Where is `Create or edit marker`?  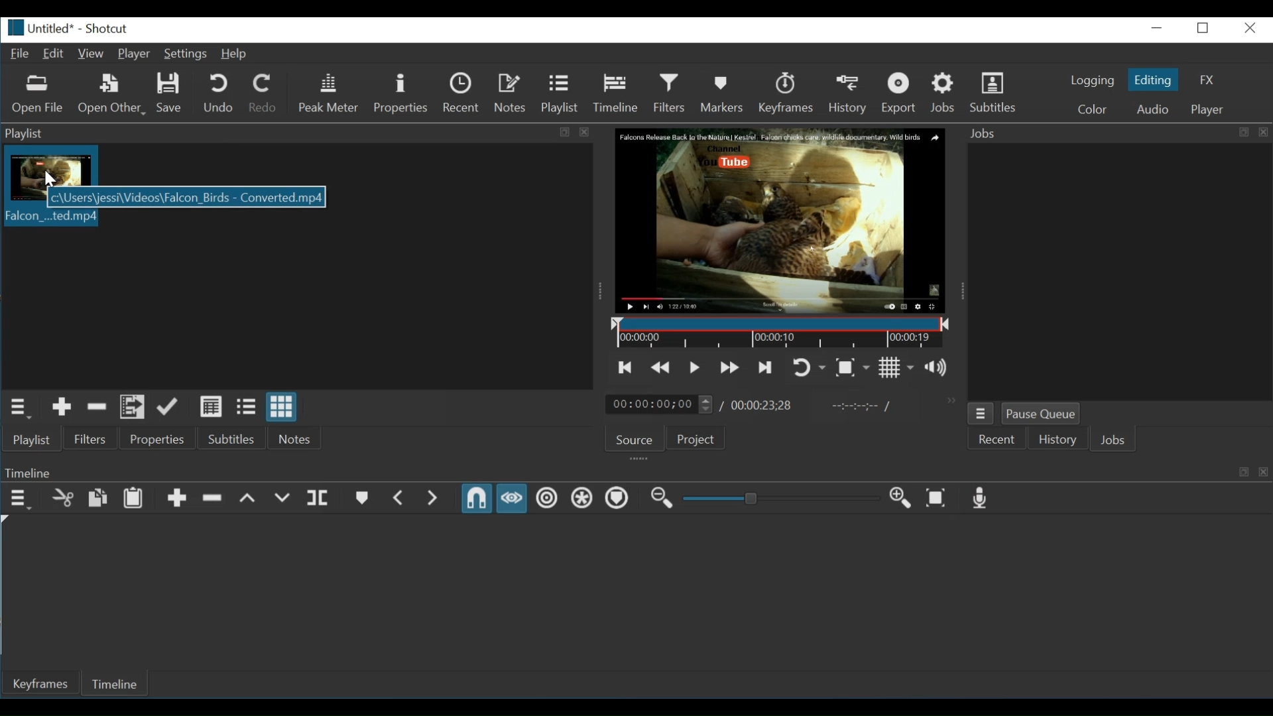
Create or edit marker is located at coordinates (361, 498).